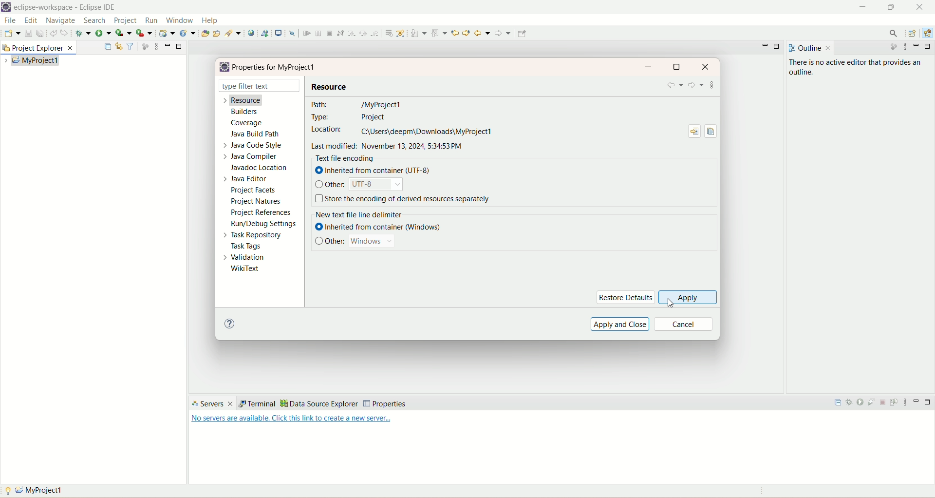 The height and width of the screenshot is (498, 935). I want to click on store the encoding of derived resource separately, so click(411, 200).